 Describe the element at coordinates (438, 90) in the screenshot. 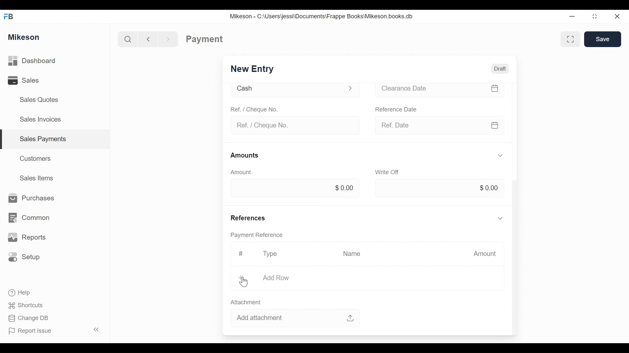

I see `Clearance date` at that location.